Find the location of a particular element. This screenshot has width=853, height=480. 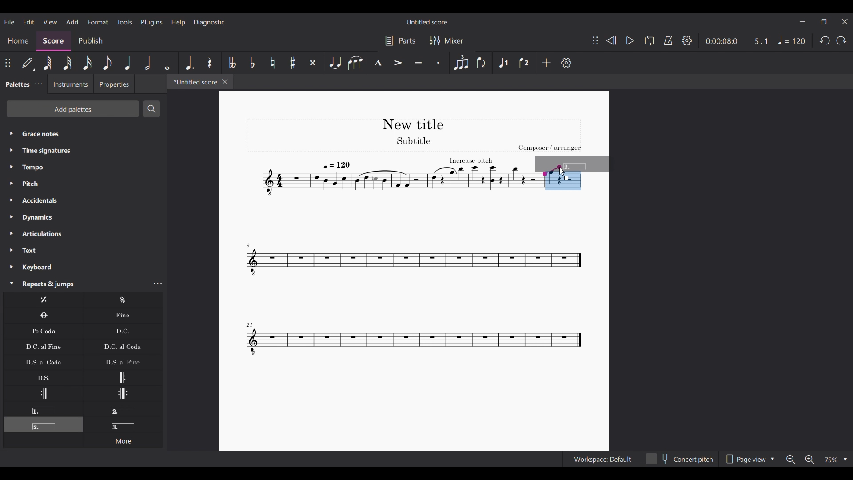

Toggle double flat is located at coordinates (231, 63).